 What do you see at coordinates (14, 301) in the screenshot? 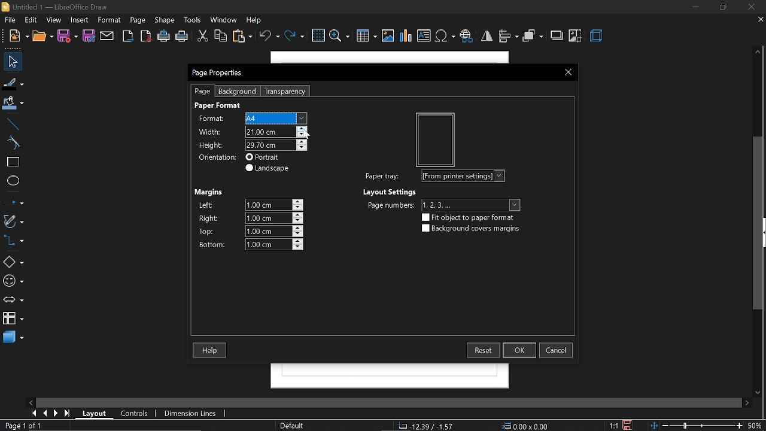
I see `arrows` at bounding box center [14, 301].